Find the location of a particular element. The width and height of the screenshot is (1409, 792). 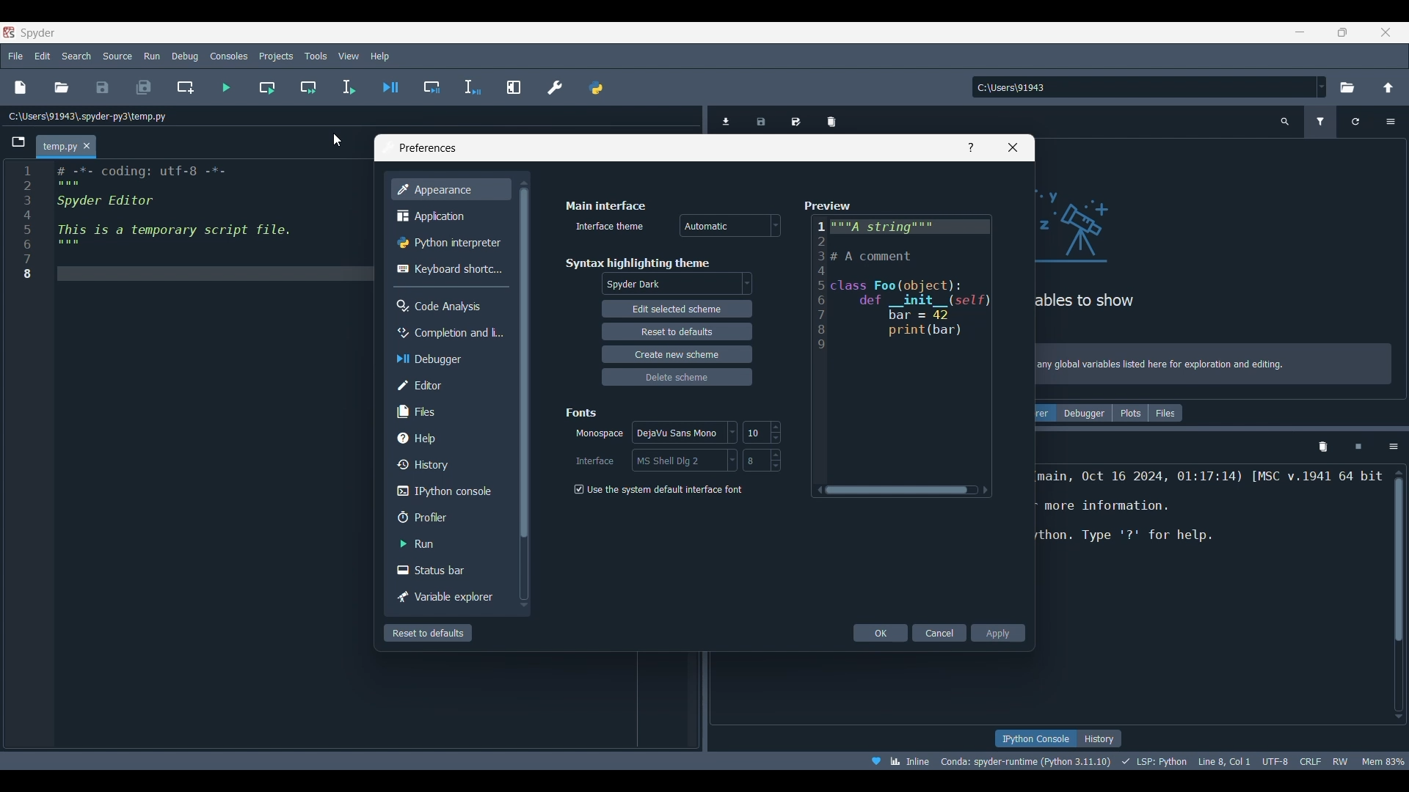

Edit selected scheme. is located at coordinates (671, 309).